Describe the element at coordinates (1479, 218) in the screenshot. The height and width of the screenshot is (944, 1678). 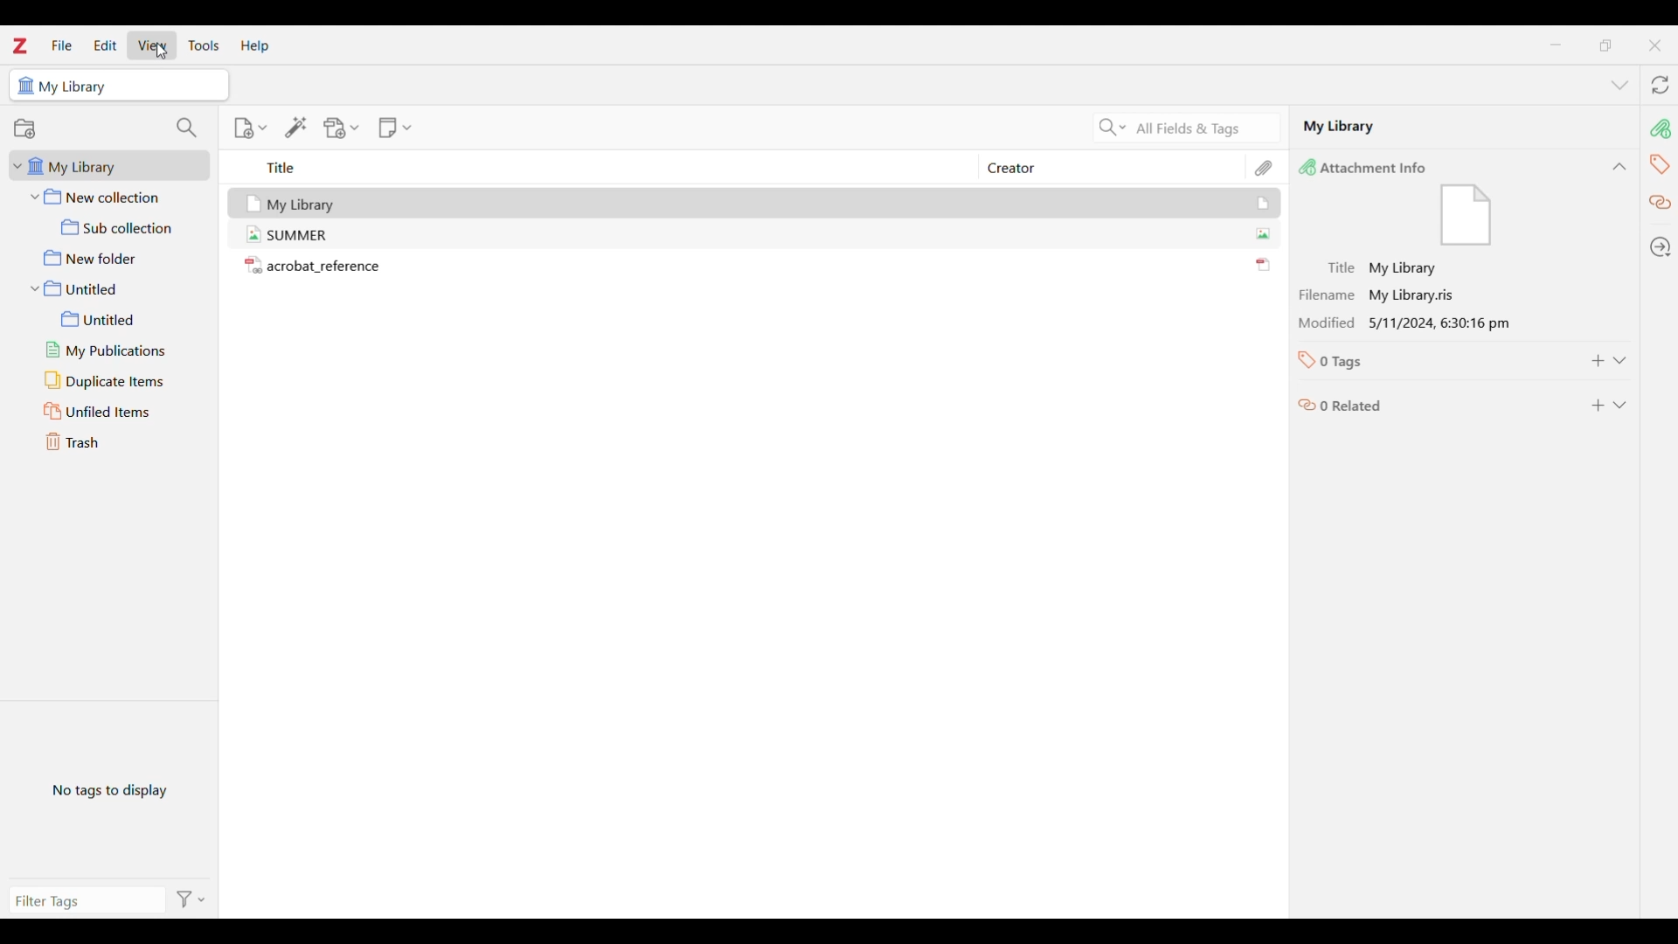
I see `File icon` at that location.